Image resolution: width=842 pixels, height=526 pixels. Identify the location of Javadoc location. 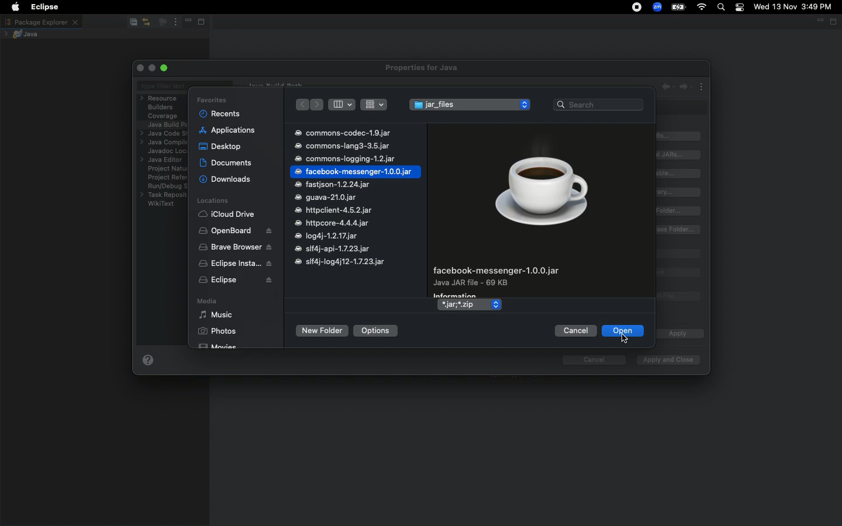
(165, 151).